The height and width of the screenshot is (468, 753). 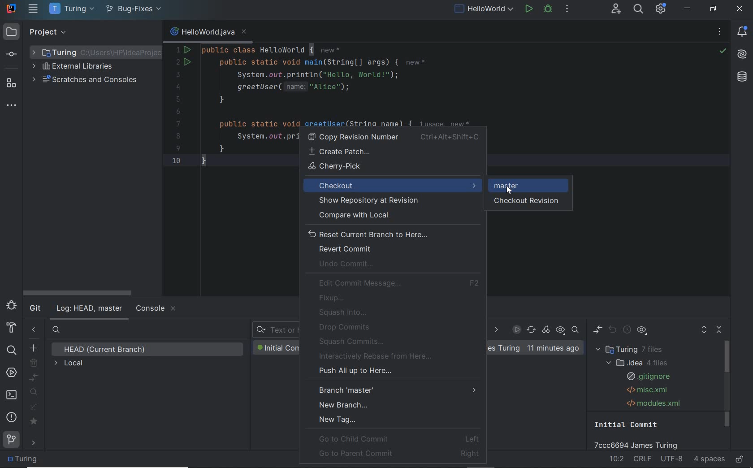 I want to click on turing 7 files, so click(x=632, y=350).